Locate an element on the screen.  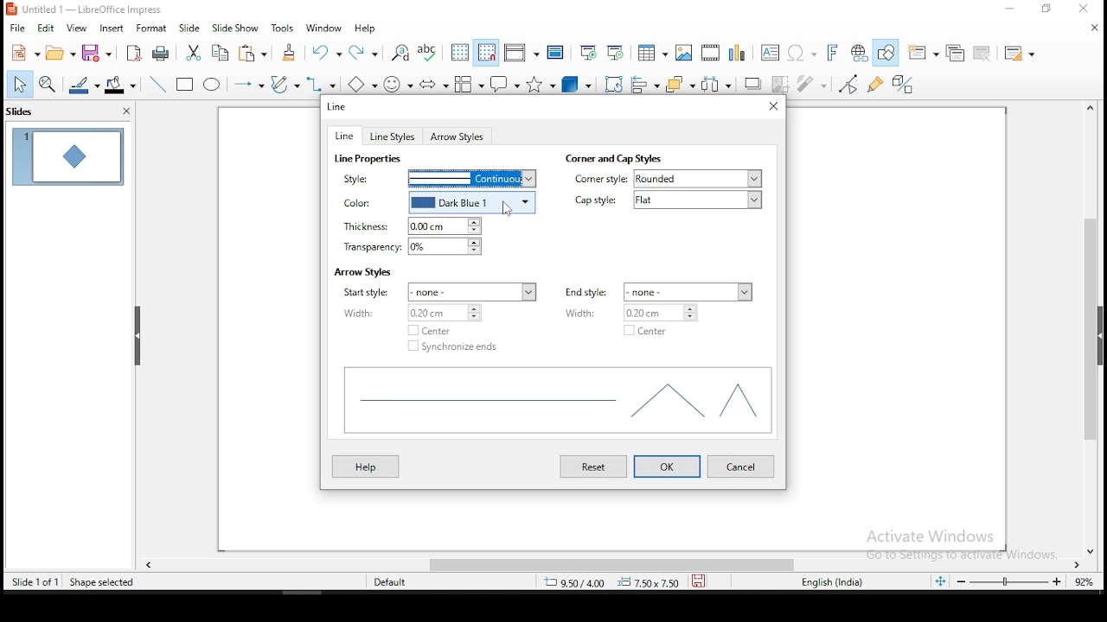
continuous  is located at coordinates (472, 177).